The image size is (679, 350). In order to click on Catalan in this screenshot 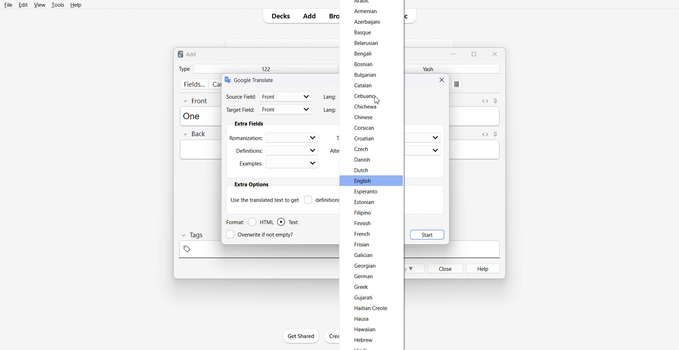, I will do `click(365, 85)`.